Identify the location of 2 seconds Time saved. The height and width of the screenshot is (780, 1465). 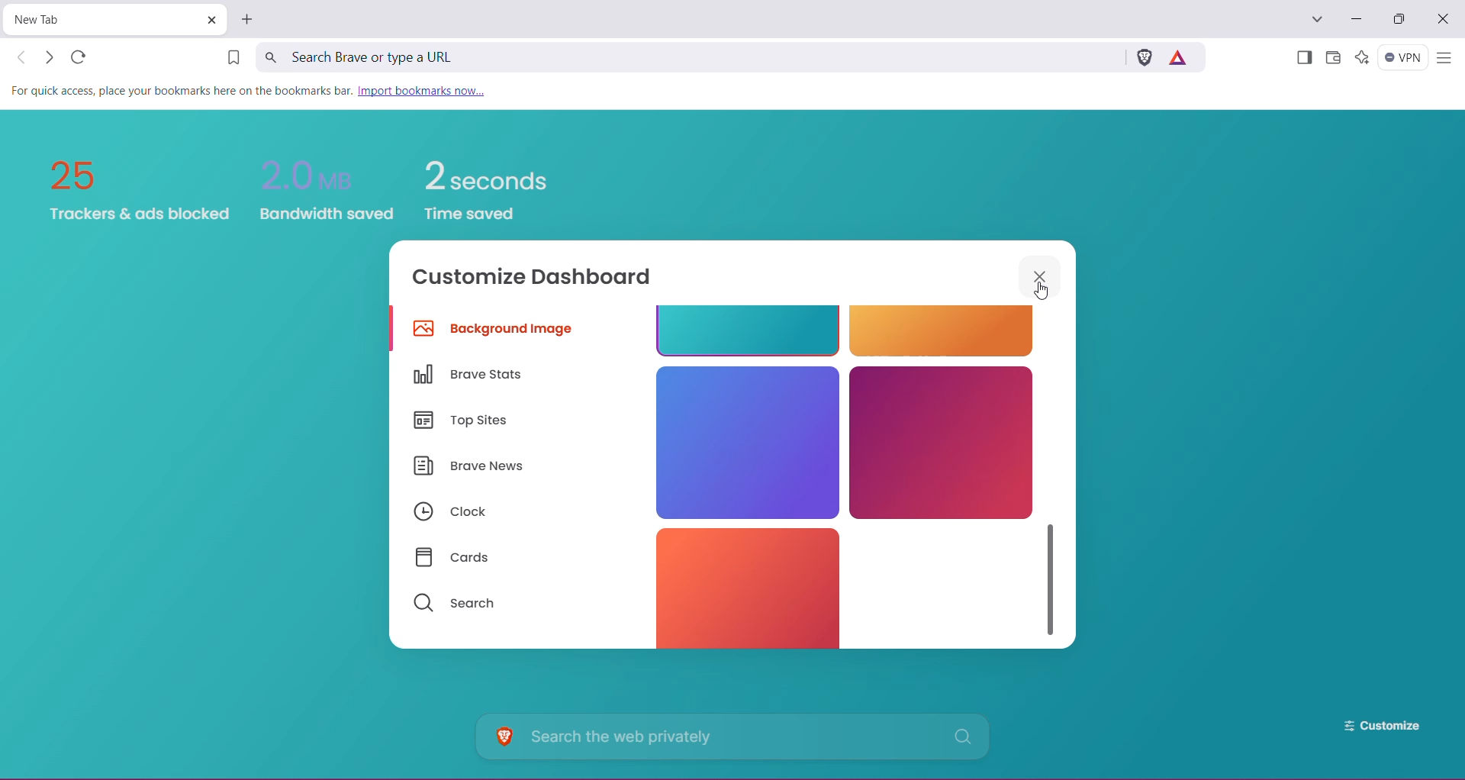
(497, 179).